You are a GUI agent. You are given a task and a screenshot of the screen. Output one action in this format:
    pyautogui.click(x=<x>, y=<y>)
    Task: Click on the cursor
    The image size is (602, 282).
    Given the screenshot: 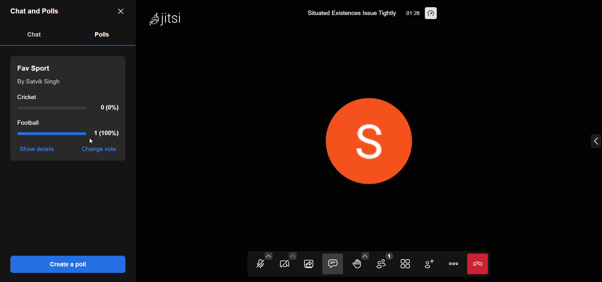 What is the action you would take?
    pyautogui.click(x=96, y=141)
    